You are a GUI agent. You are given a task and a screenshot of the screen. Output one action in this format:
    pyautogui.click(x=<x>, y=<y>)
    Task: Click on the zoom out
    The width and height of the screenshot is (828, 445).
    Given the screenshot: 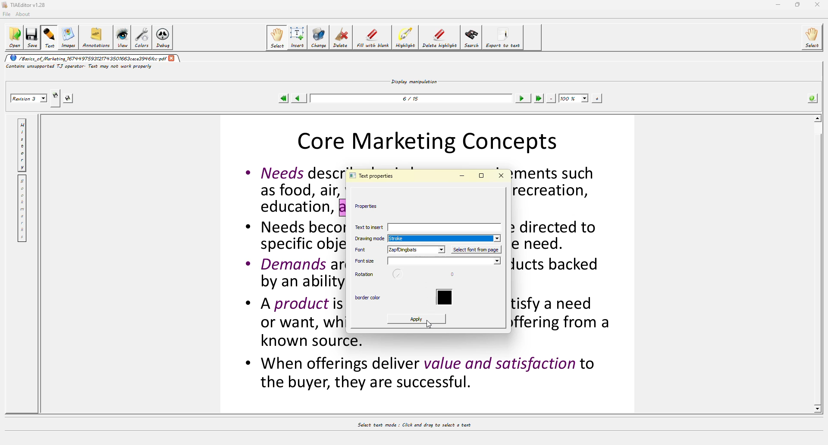 What is the action you would take?
    pyautogui.click(x=552, y=98)
    